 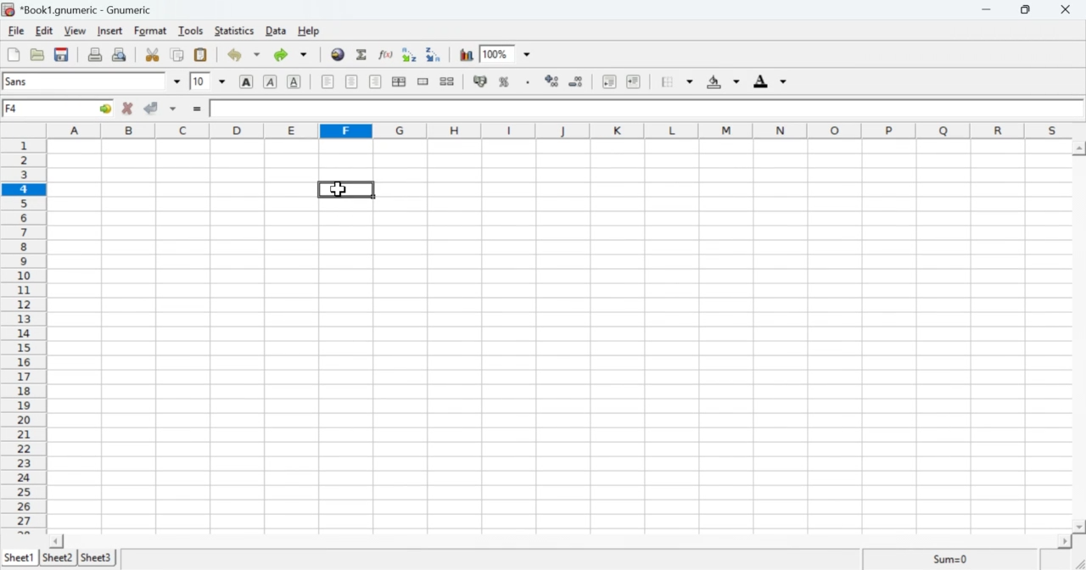 I want to click on Insert, so click(x=111, y=31).